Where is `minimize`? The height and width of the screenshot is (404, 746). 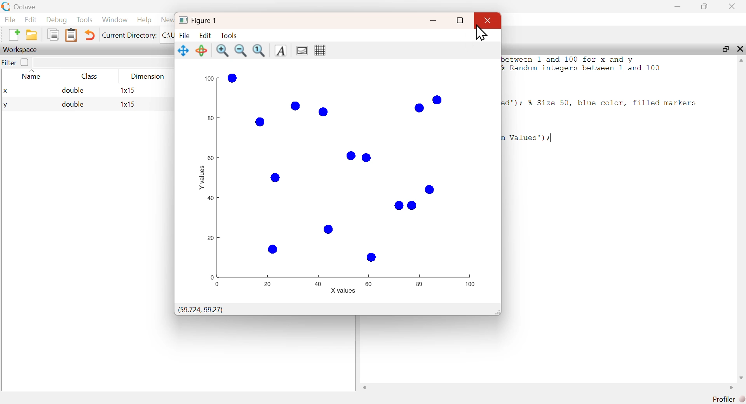 minimize is located at coordinates (432, 21).